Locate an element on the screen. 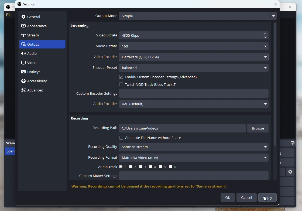 Image resolution: width=302 pixels, height=211 pixels. Accessibility is located at coordinates (37, 81).